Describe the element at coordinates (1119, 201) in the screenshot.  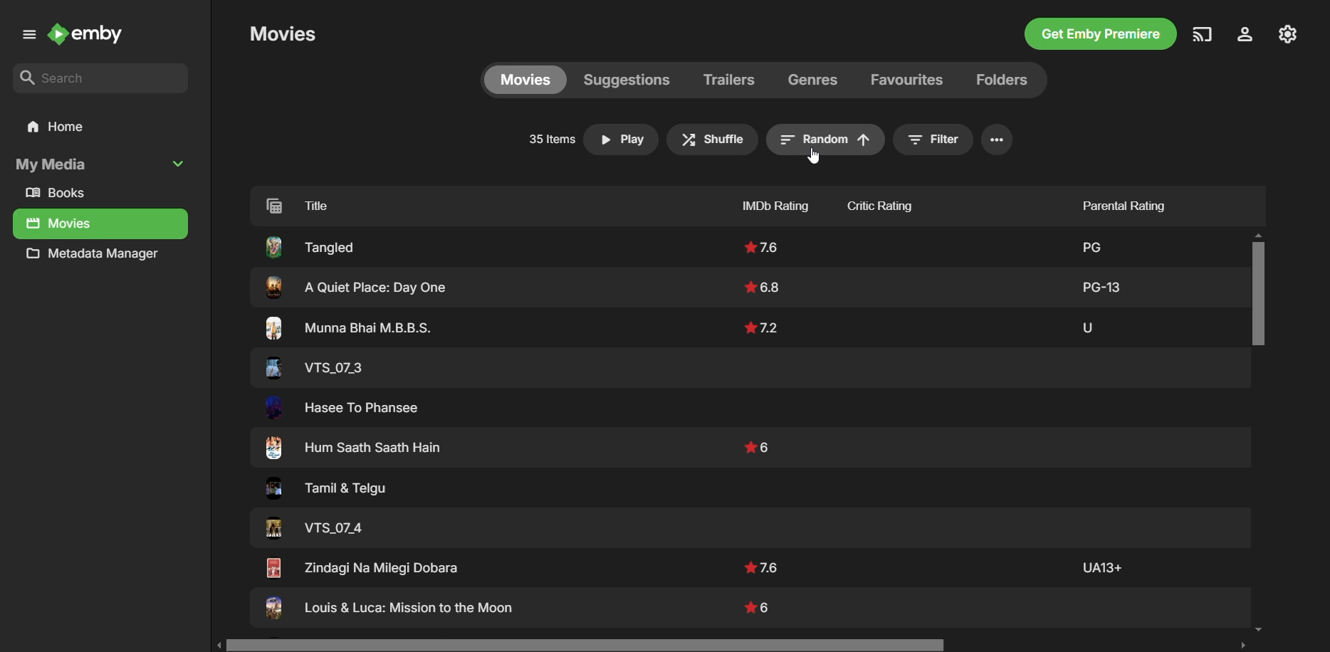
I see `Parental Rating` at that location.